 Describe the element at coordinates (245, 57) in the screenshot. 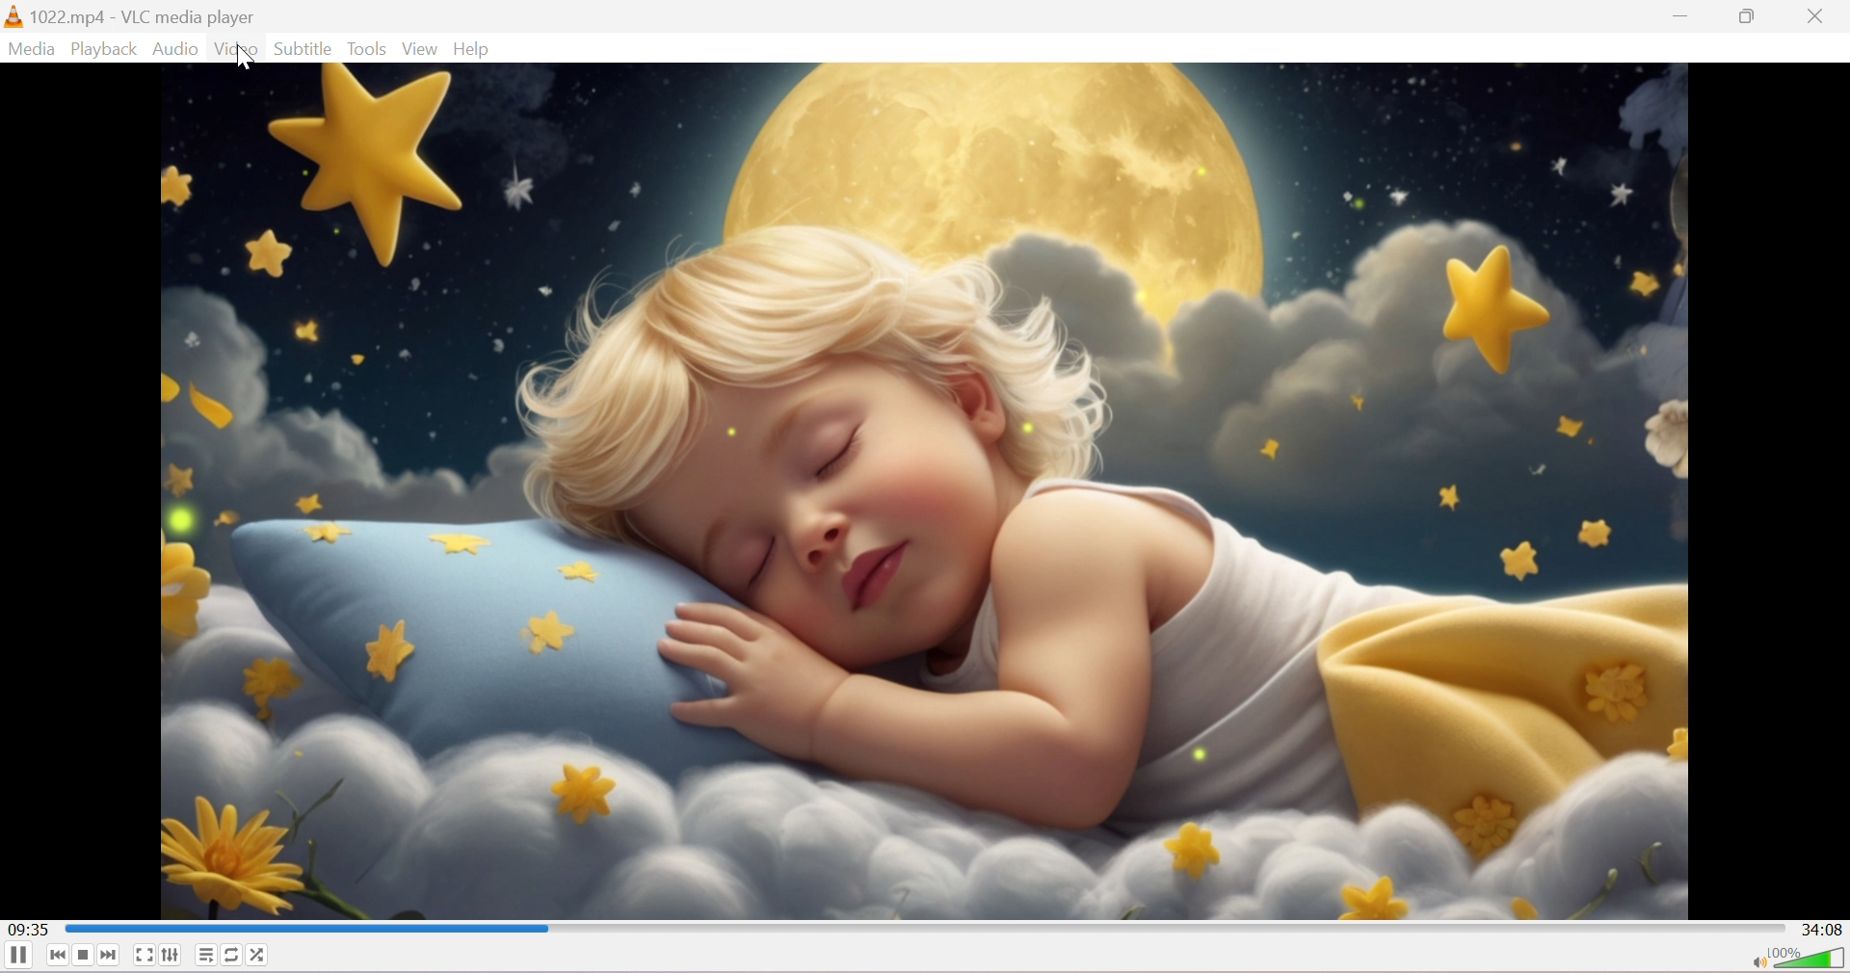

I see `cursor` at that location.